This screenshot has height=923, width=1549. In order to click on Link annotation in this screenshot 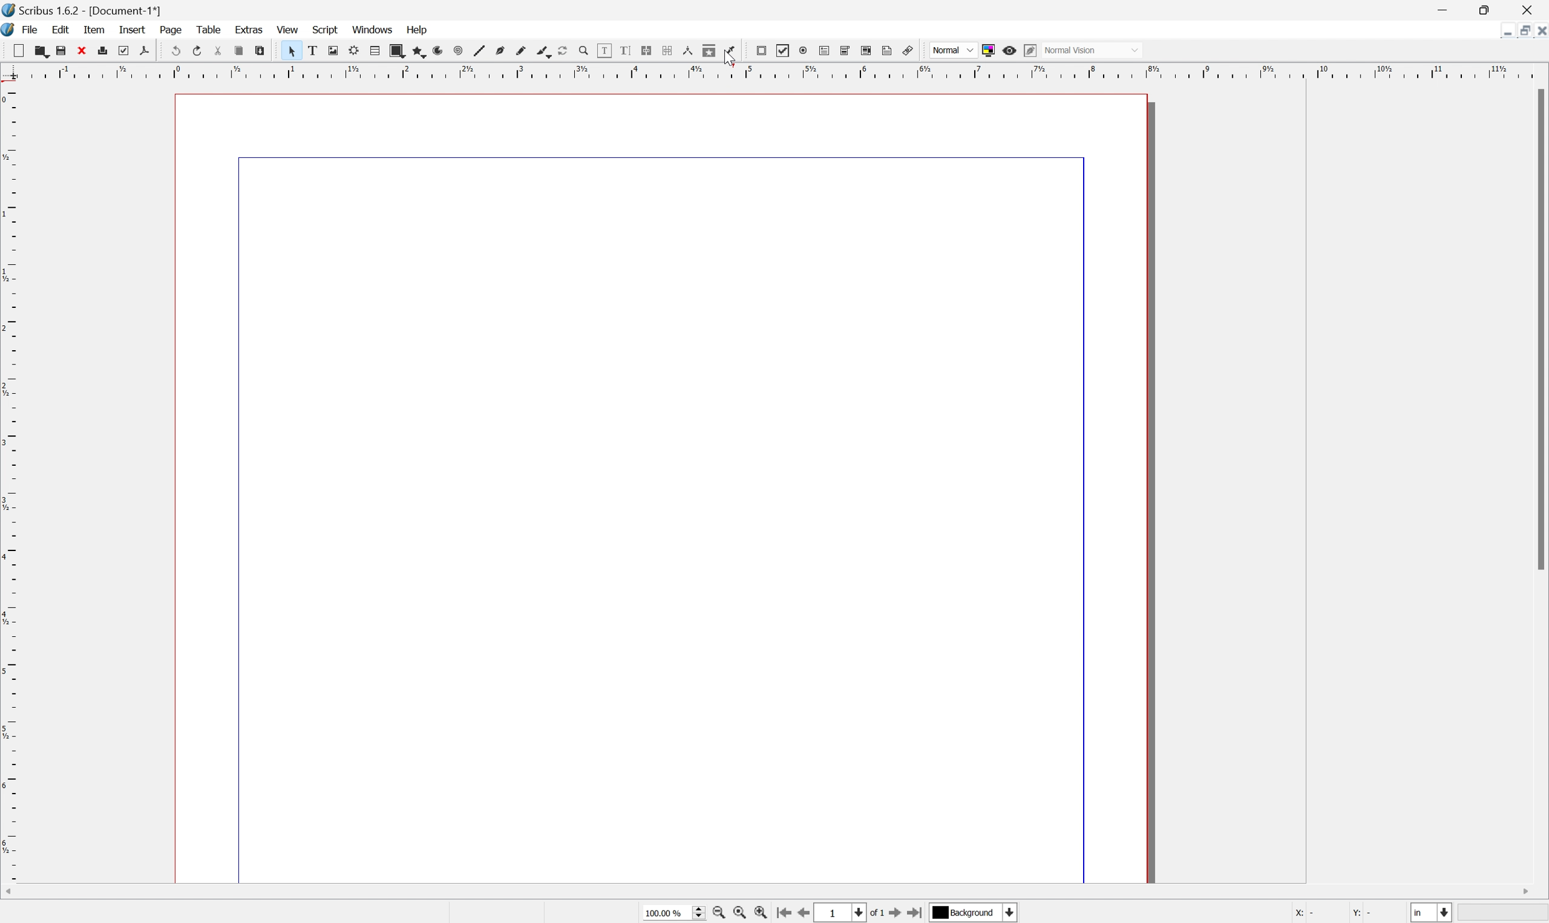, I will do `click(910, 50)`.